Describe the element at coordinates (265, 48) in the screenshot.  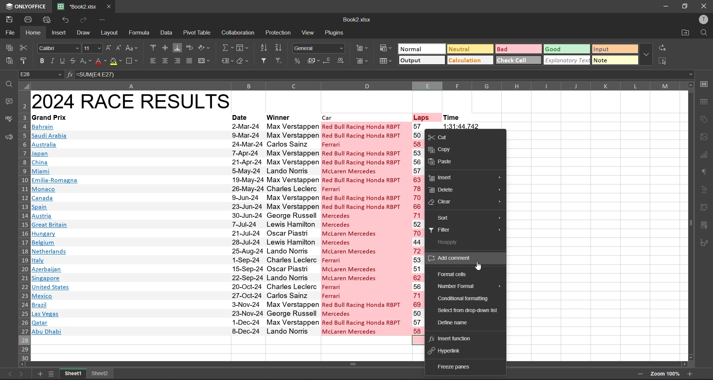
I see `sort ascending` at that location.